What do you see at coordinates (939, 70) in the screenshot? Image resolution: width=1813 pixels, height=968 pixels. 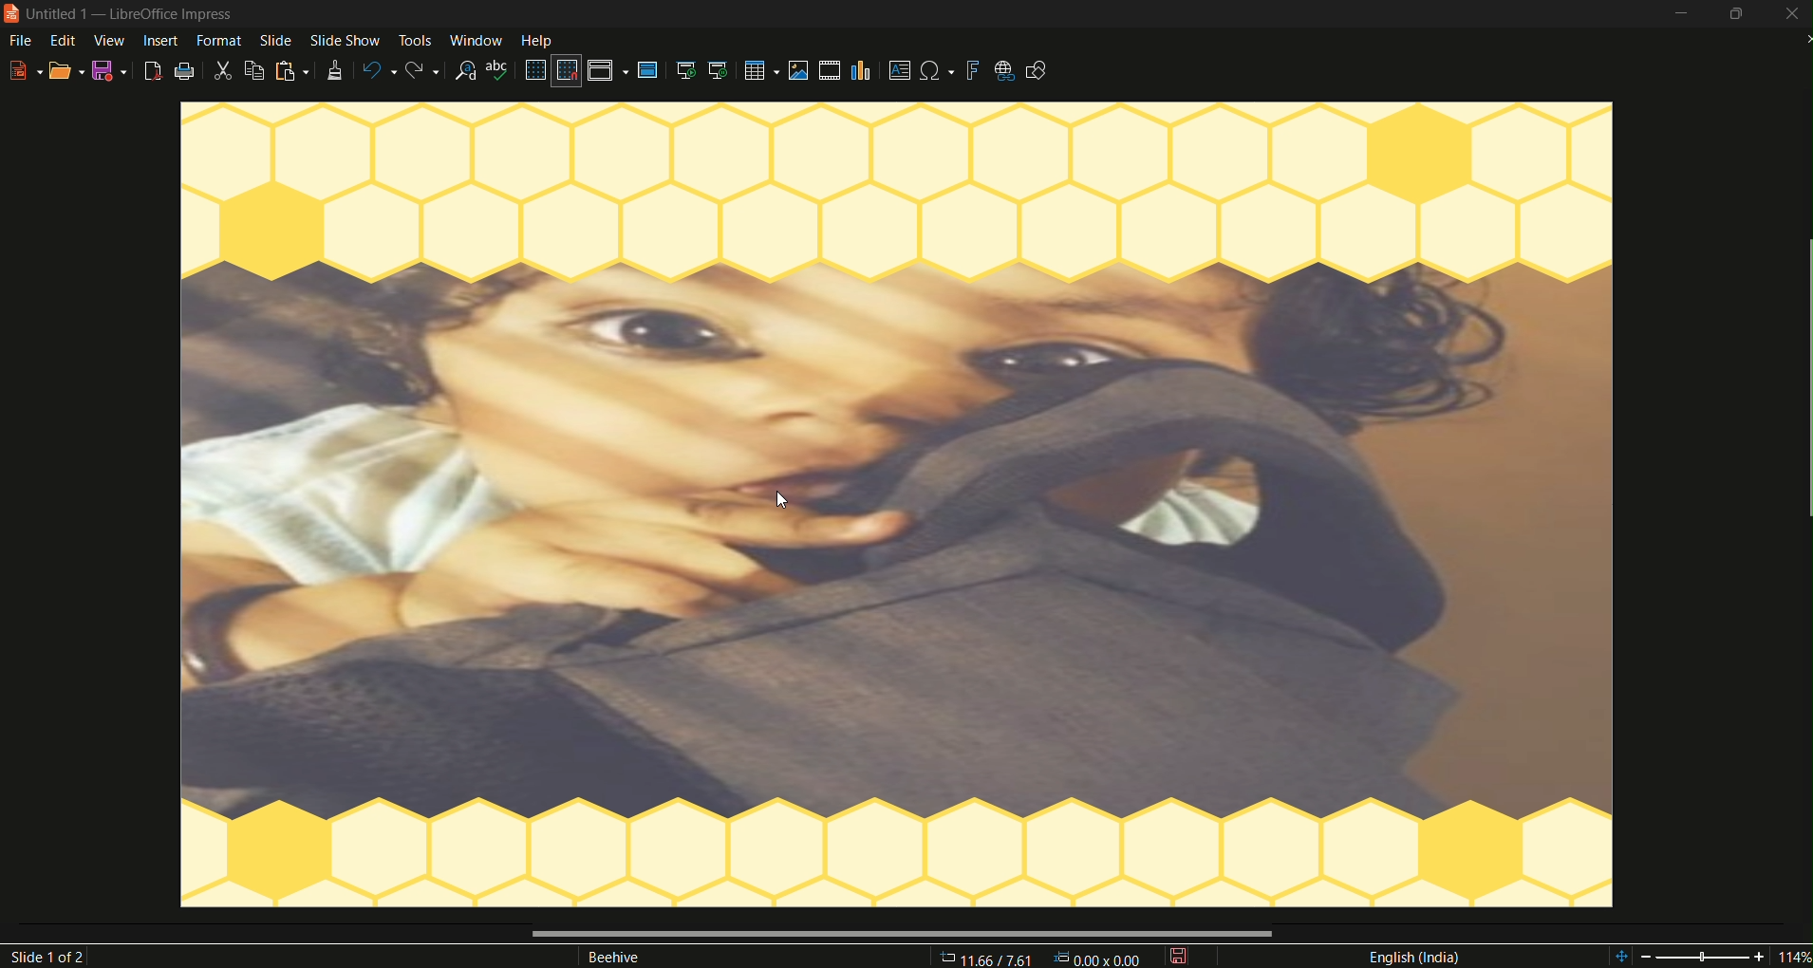 I see `insert special character` at bounding box center [939, 70].